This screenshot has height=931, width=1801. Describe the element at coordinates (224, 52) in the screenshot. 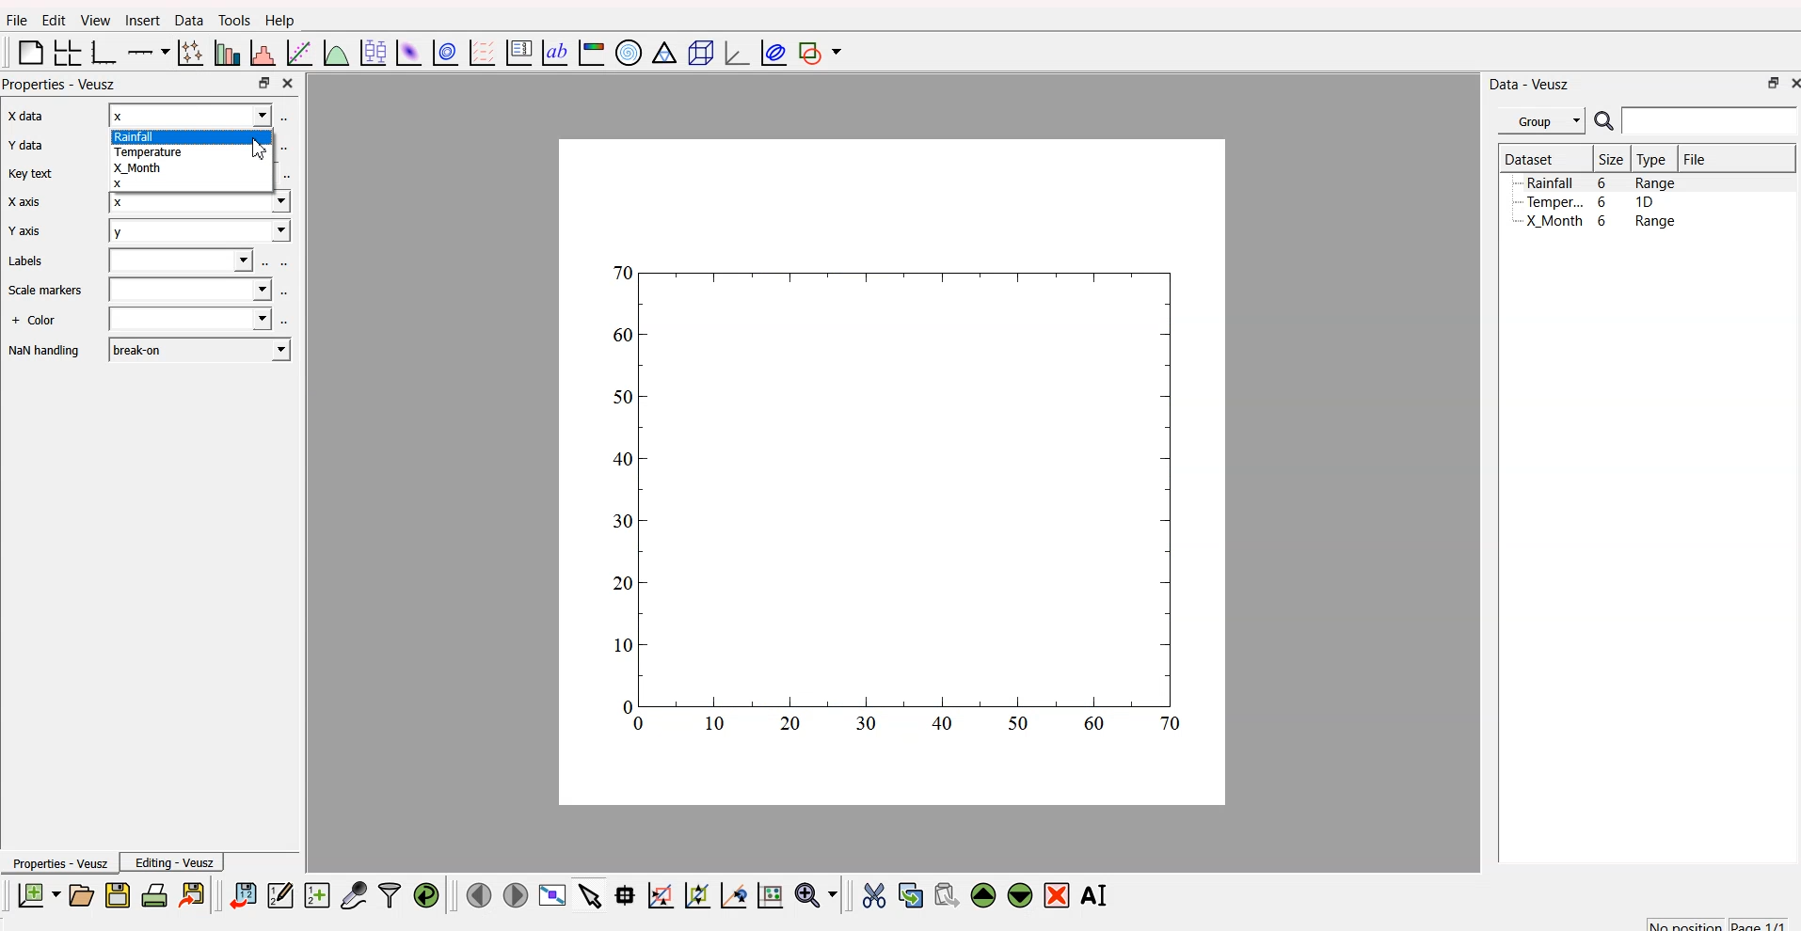

I see `plot bar chart` at that location.